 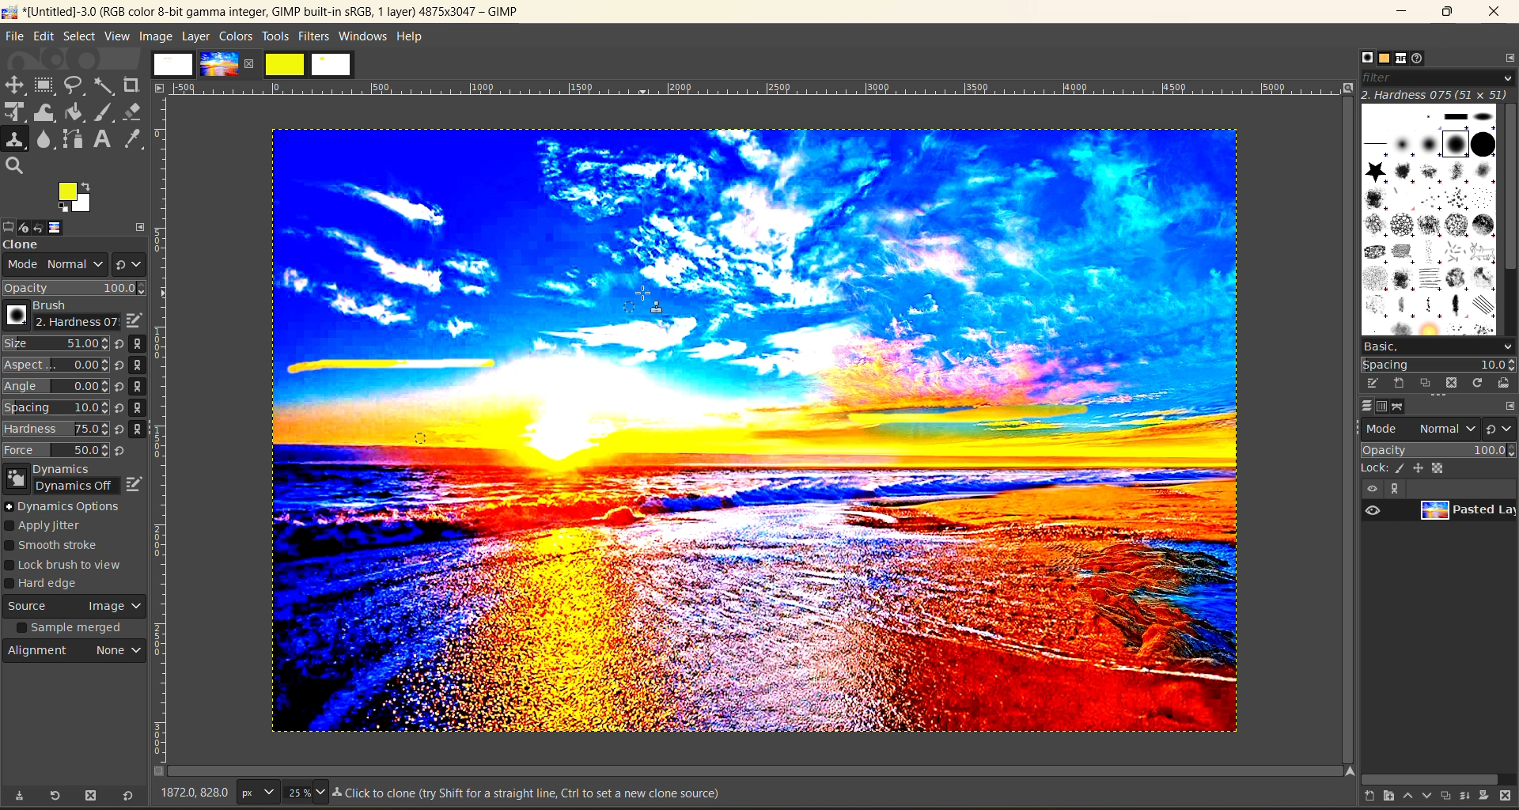 What do you see at coordinates (1422, 797) in the screenshot?
I see `lower this layer` at bounding box center [1422, 797].